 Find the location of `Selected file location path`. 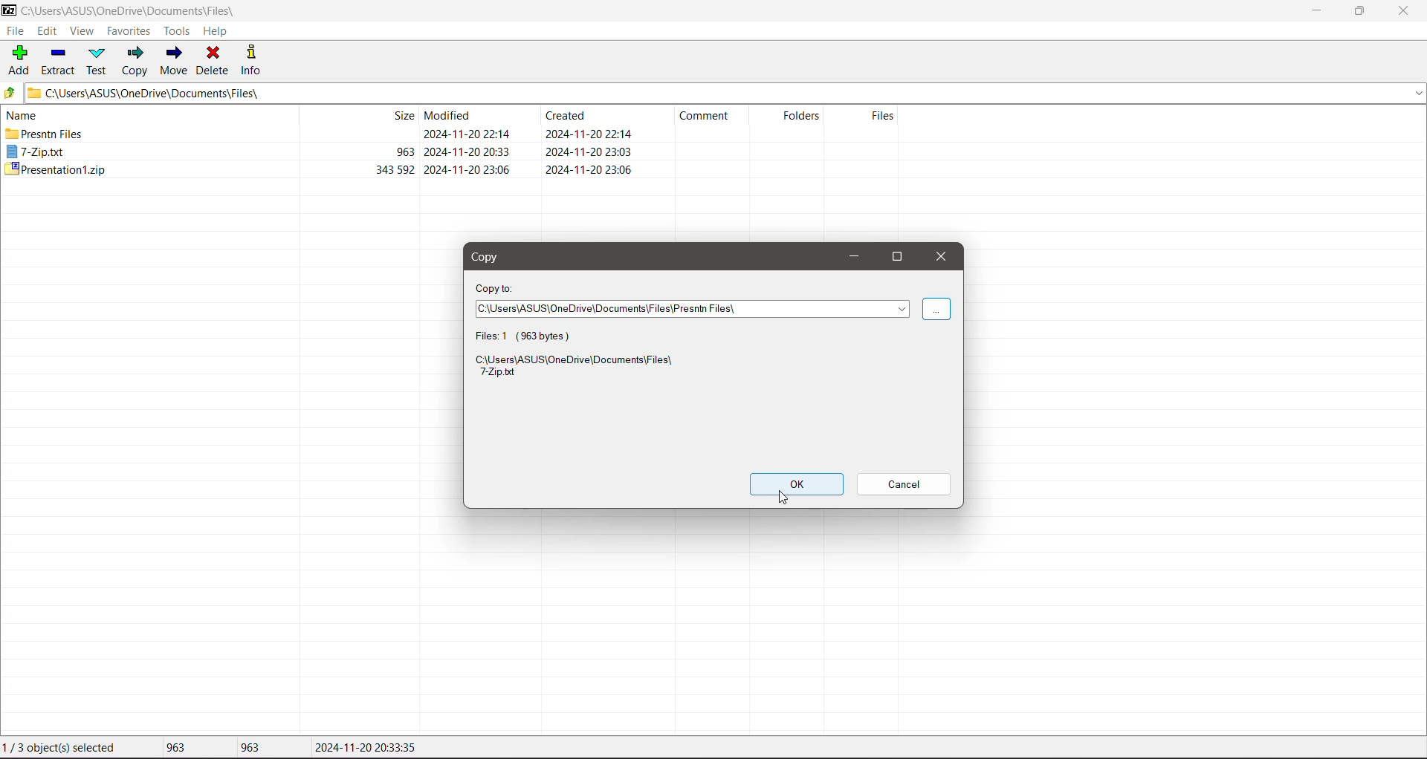

Selected file location path is located at coordinates (578, 368).